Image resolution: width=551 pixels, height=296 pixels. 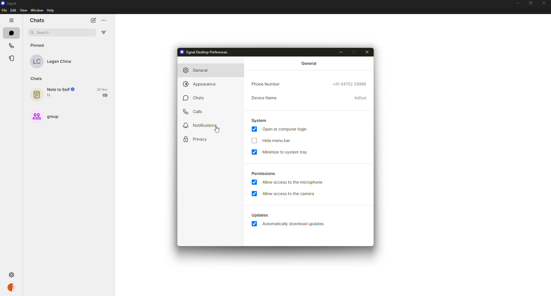 I want to click on sent, so click(x=105, y=95).